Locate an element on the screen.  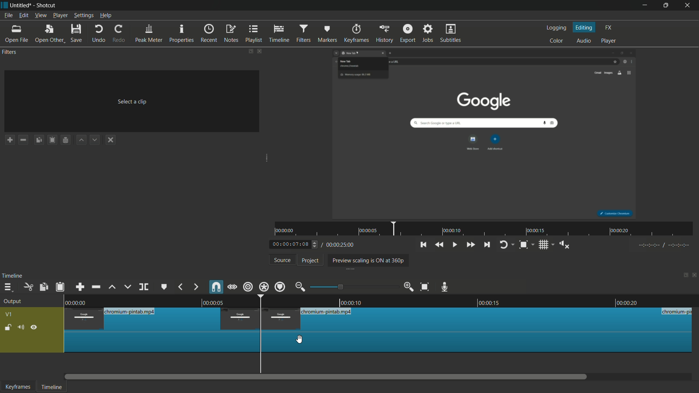
move filter down is located at coordinates (94, 140).